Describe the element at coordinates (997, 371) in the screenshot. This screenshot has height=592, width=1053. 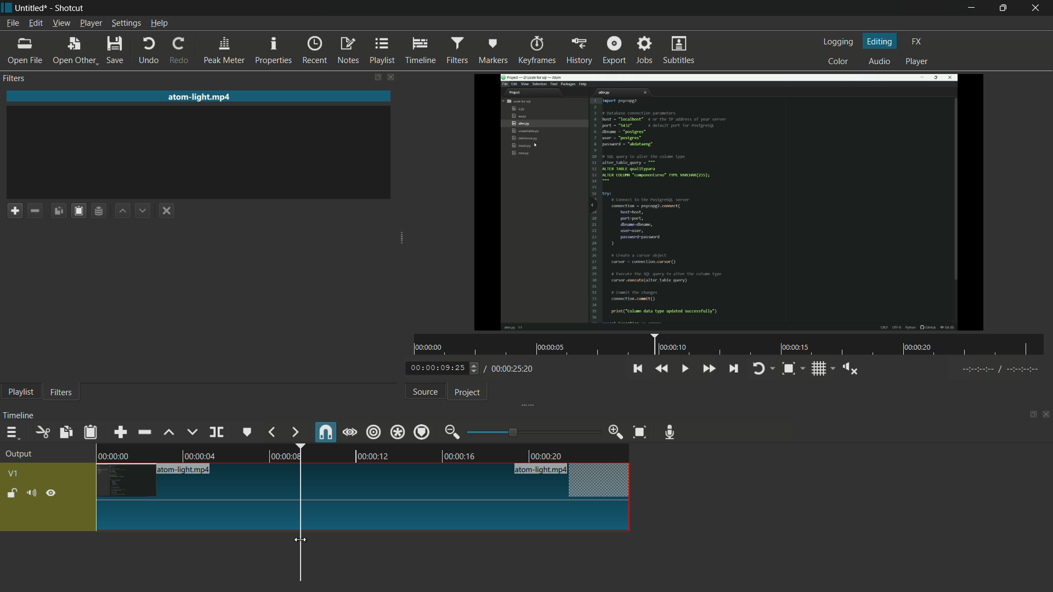
I see `` at that location.